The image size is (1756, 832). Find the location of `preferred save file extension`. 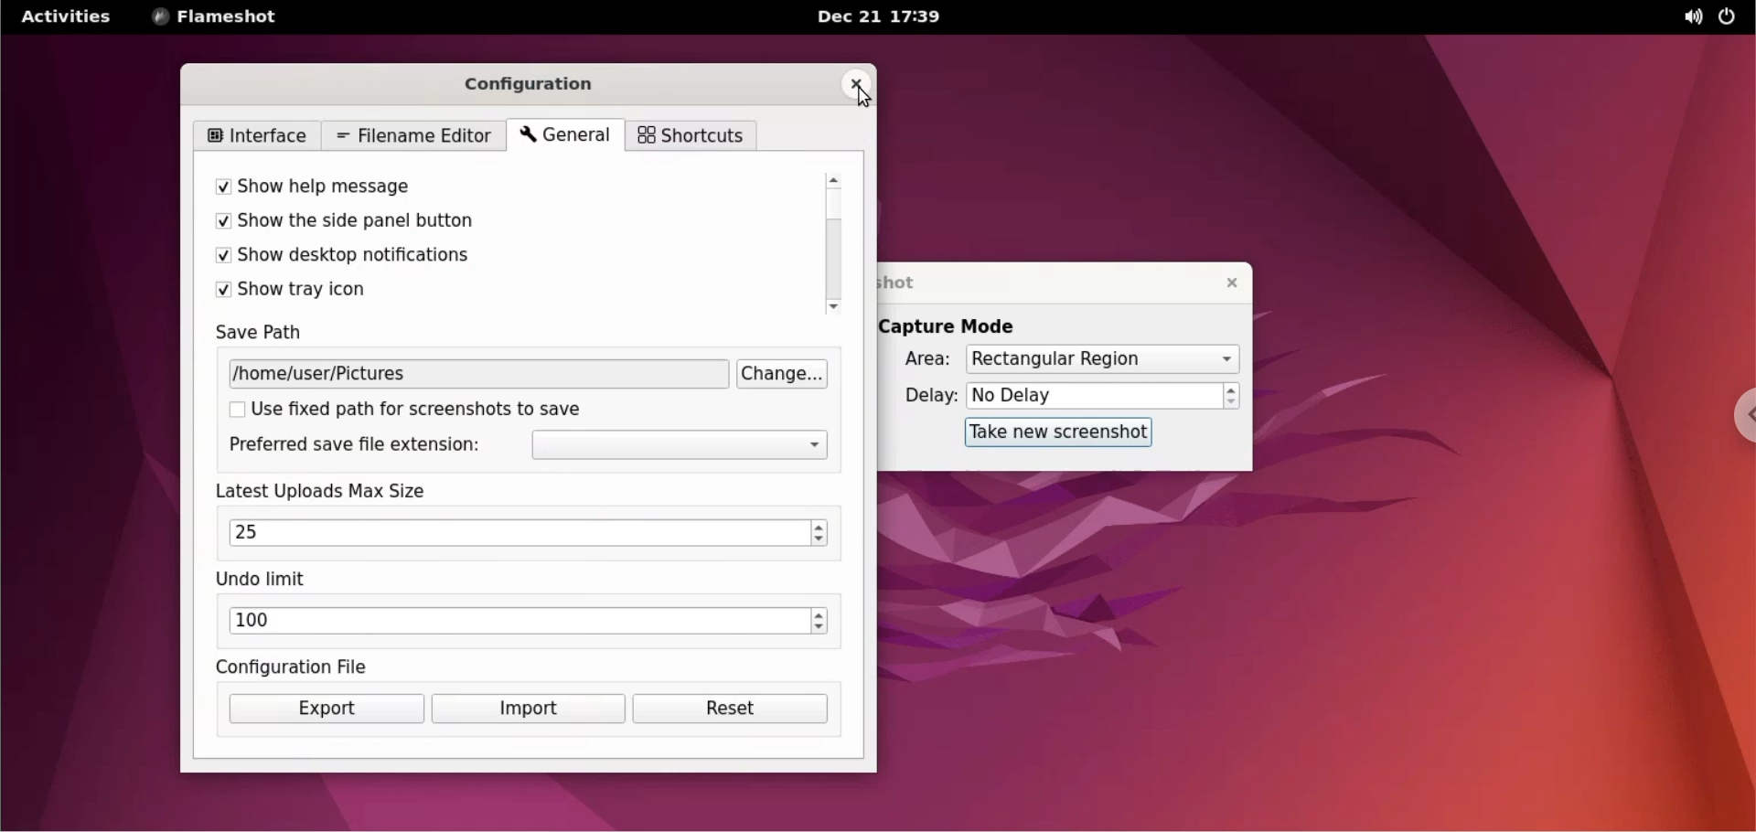

preferred save file extension is located at coordinates (353, 446).